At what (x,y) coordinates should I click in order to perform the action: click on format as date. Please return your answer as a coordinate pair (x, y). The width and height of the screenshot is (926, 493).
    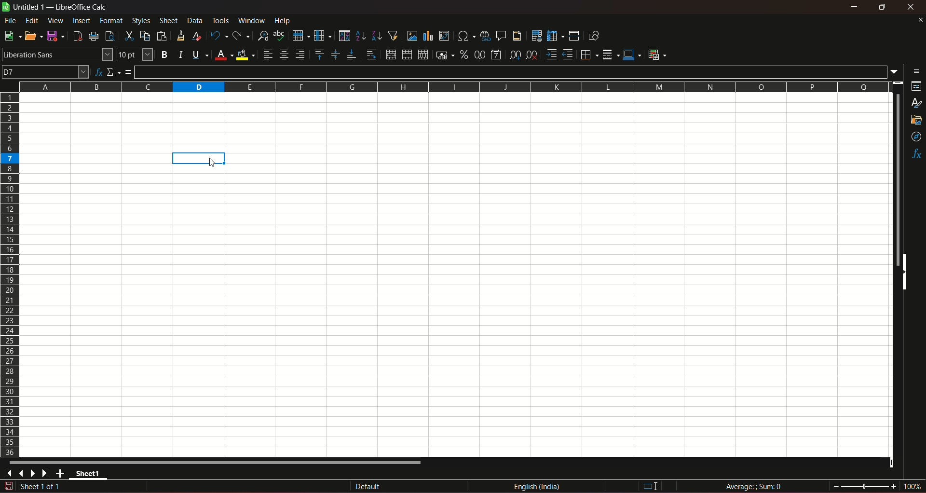
    Looking at the image, I should click on (496, 55).